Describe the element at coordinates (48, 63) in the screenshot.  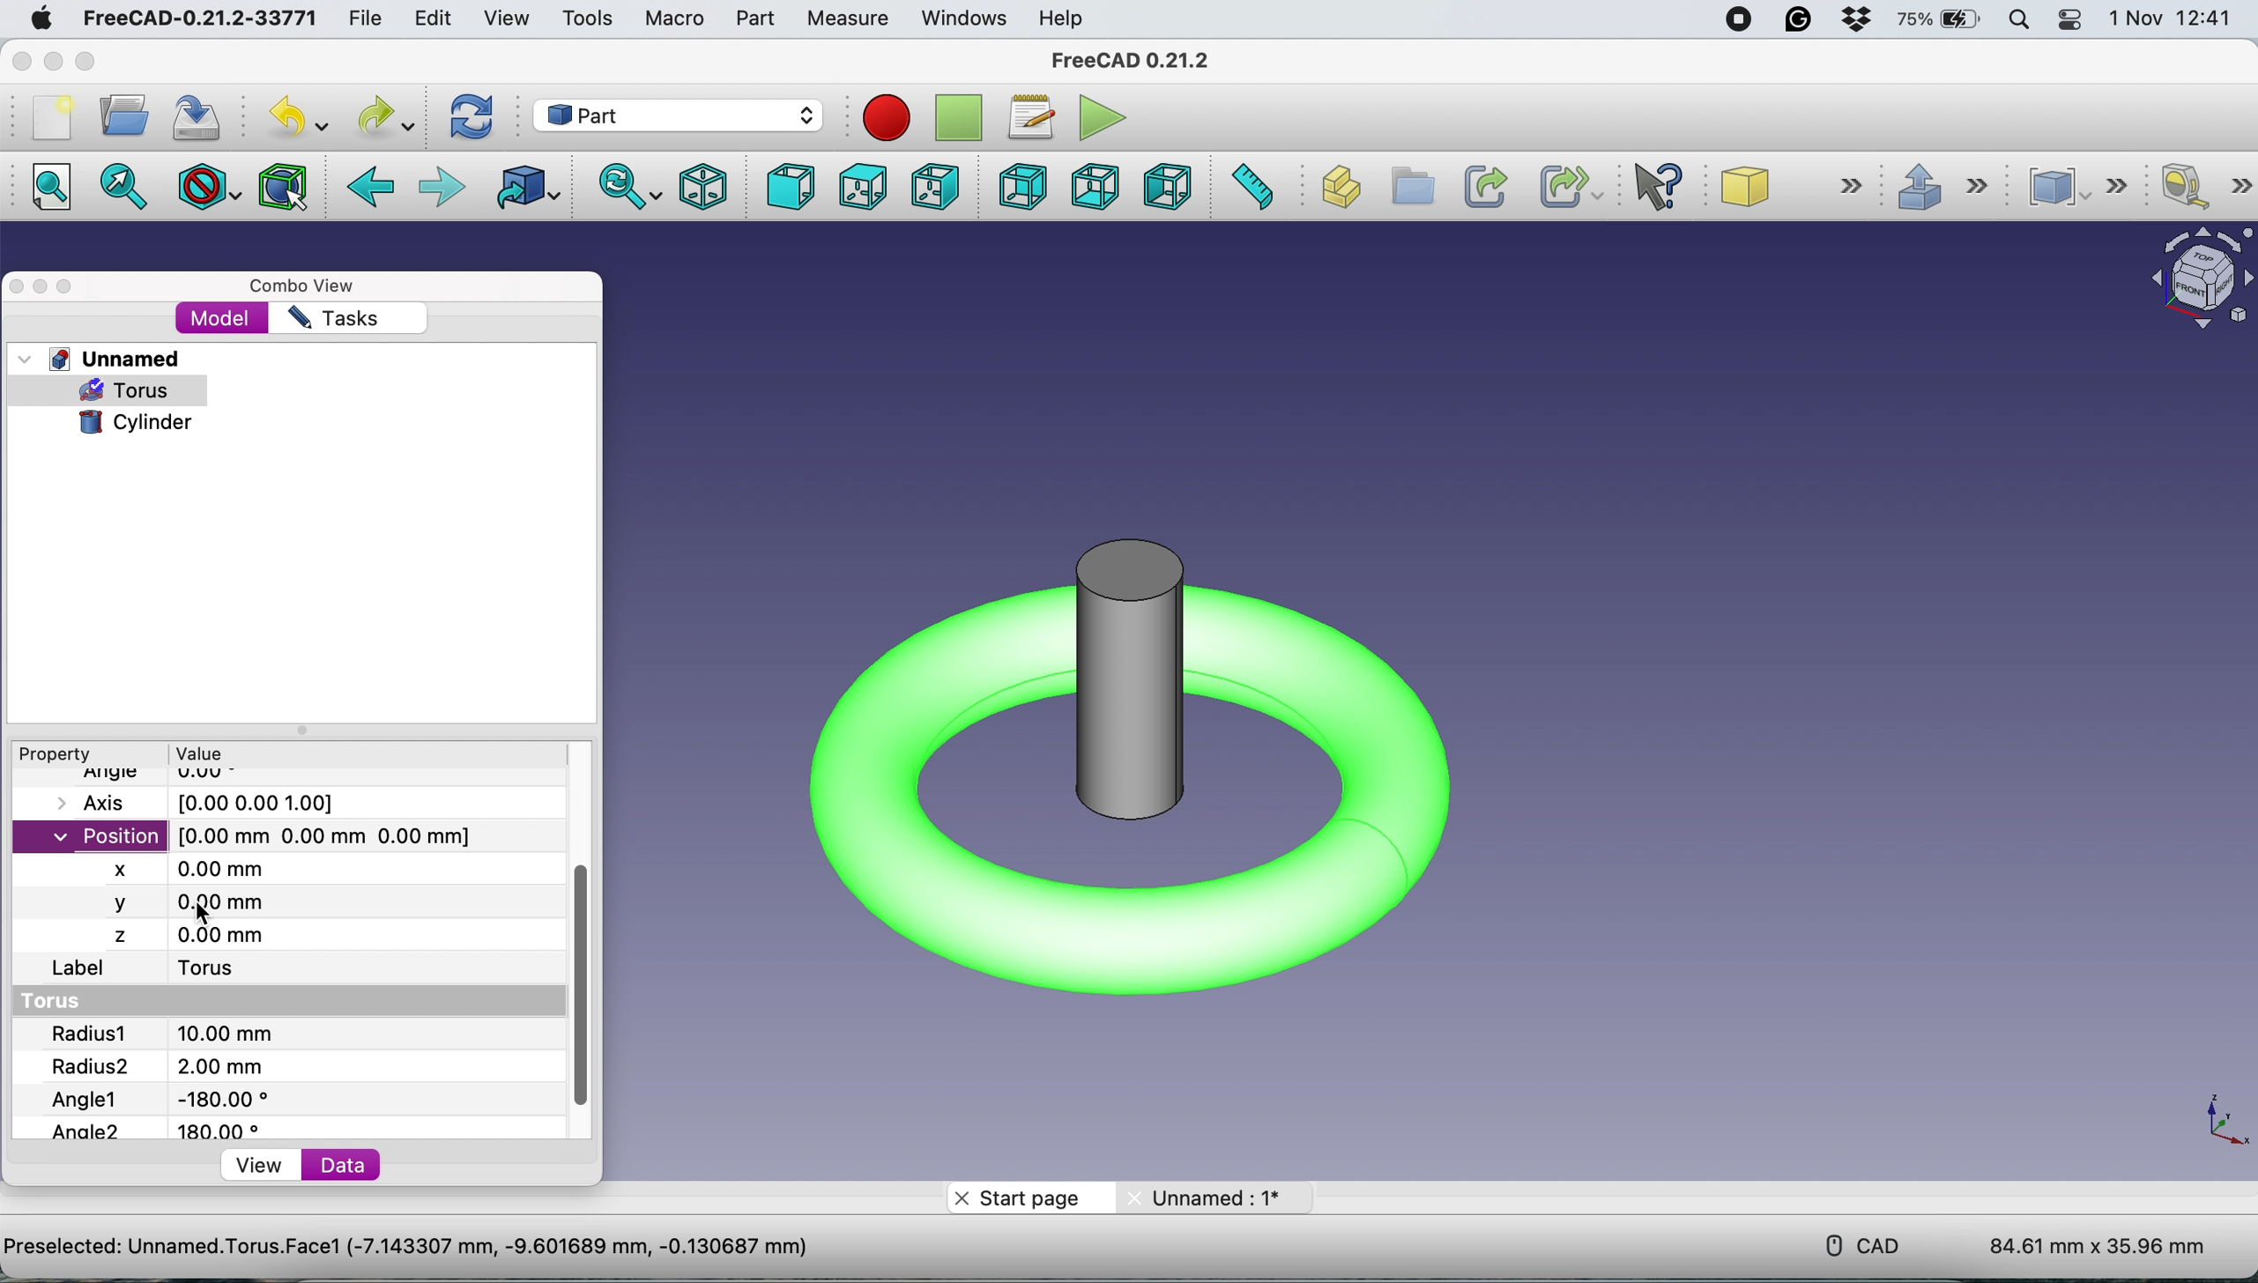
I see `minimise` at that location.